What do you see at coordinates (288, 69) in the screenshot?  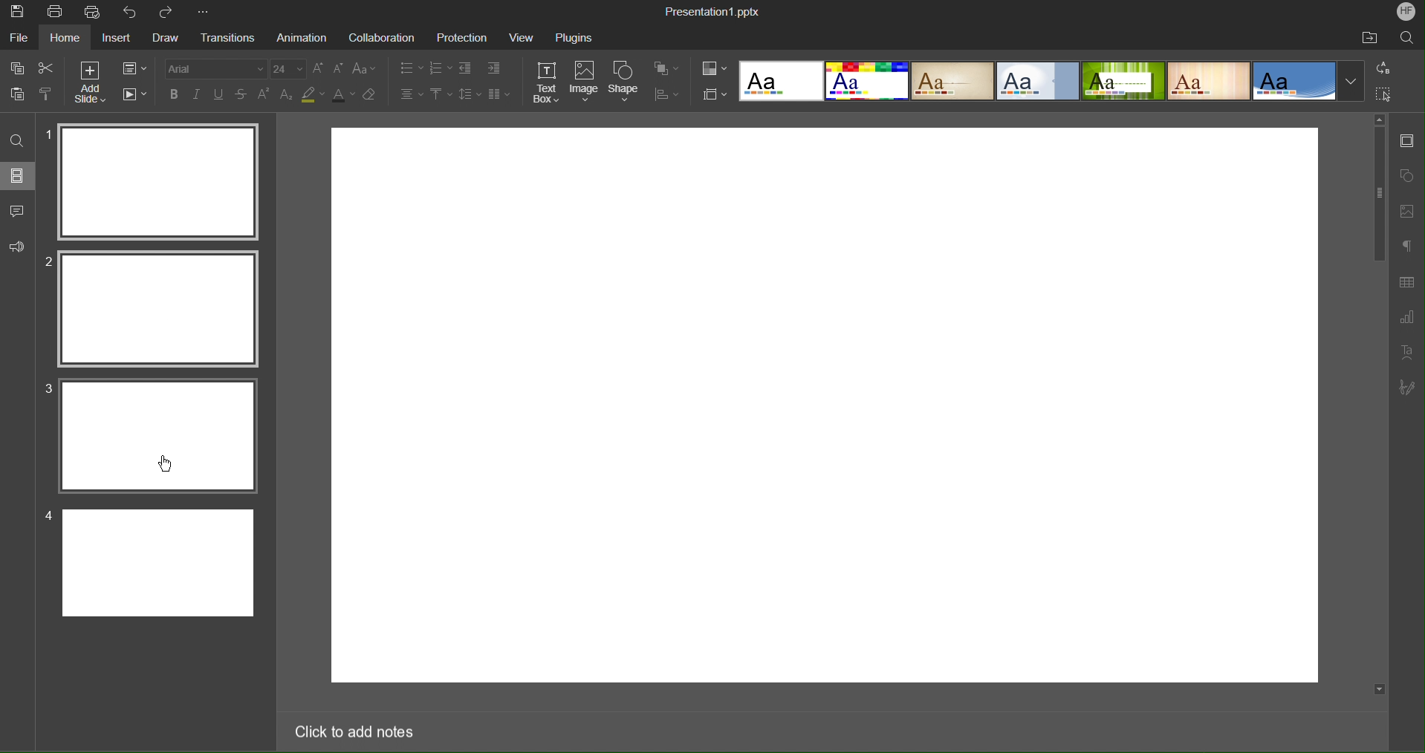 I see `font size` at bounding box center [288, 69].